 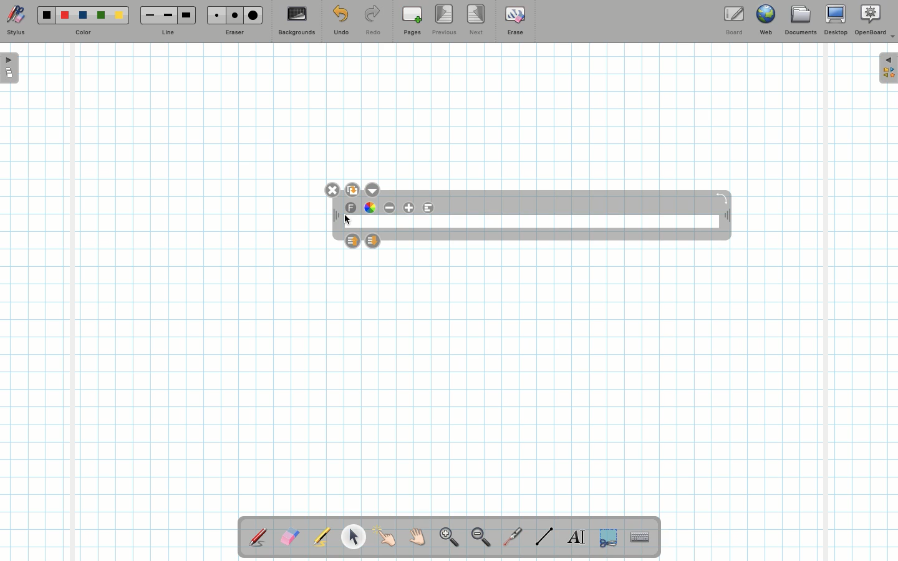 What do you see at coordinates (46, 15) in the screenshot?
I see `Black` at bounding box center [46, 15].